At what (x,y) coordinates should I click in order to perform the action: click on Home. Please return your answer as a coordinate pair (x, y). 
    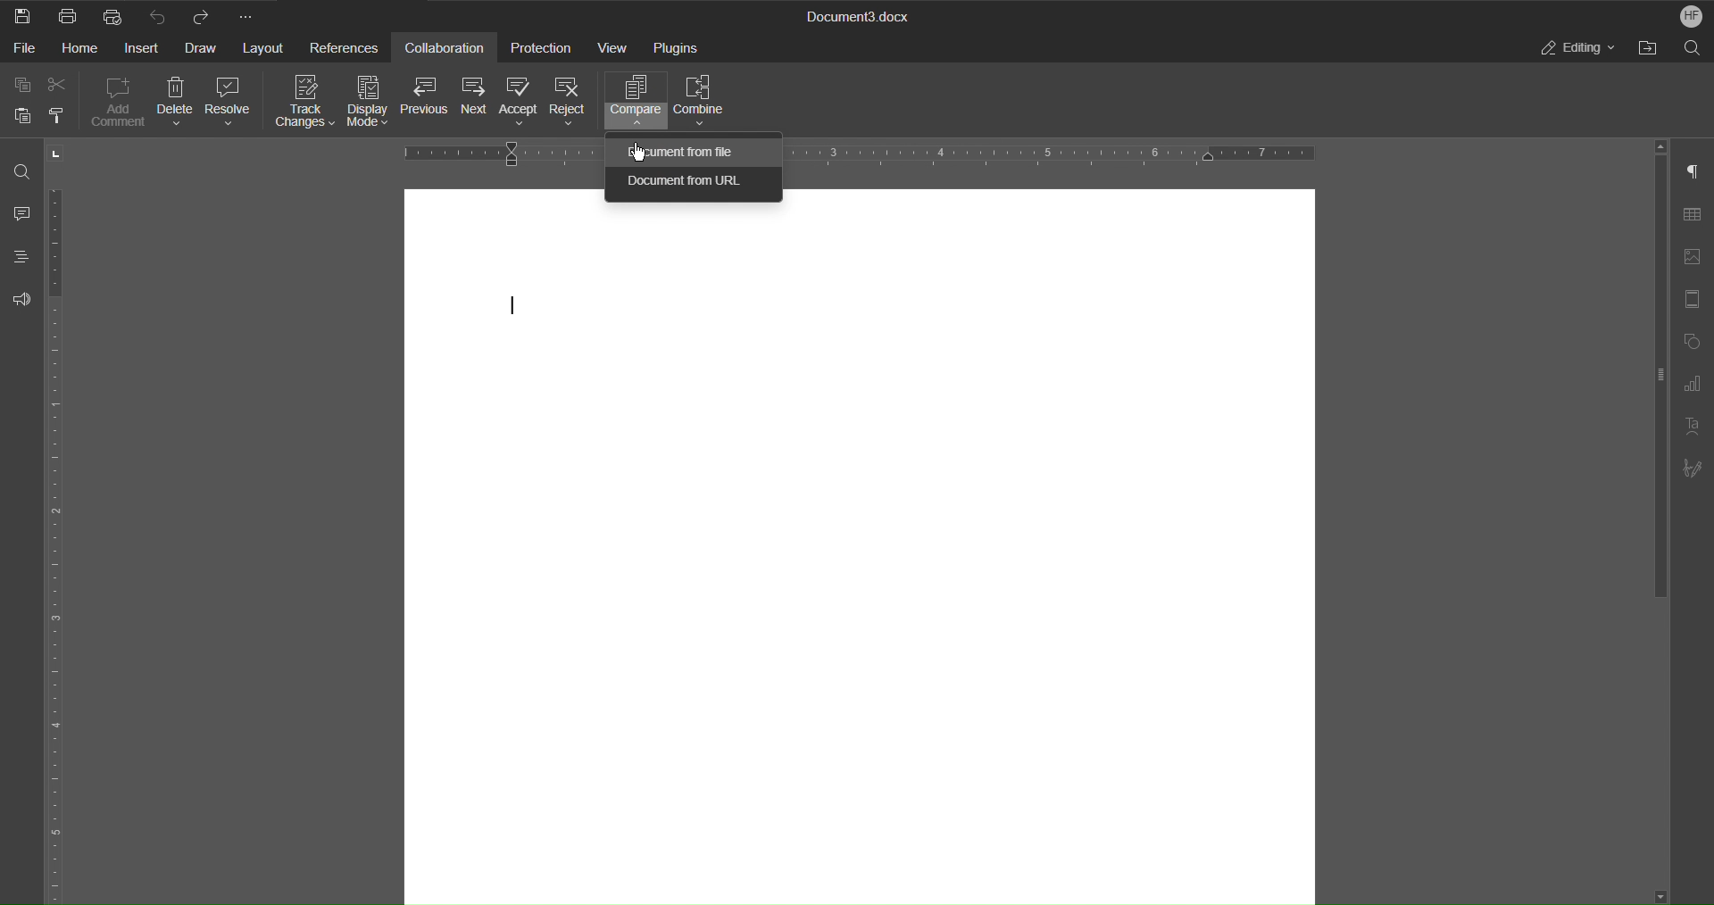
    Looking at the image, I should click on (84, 50).